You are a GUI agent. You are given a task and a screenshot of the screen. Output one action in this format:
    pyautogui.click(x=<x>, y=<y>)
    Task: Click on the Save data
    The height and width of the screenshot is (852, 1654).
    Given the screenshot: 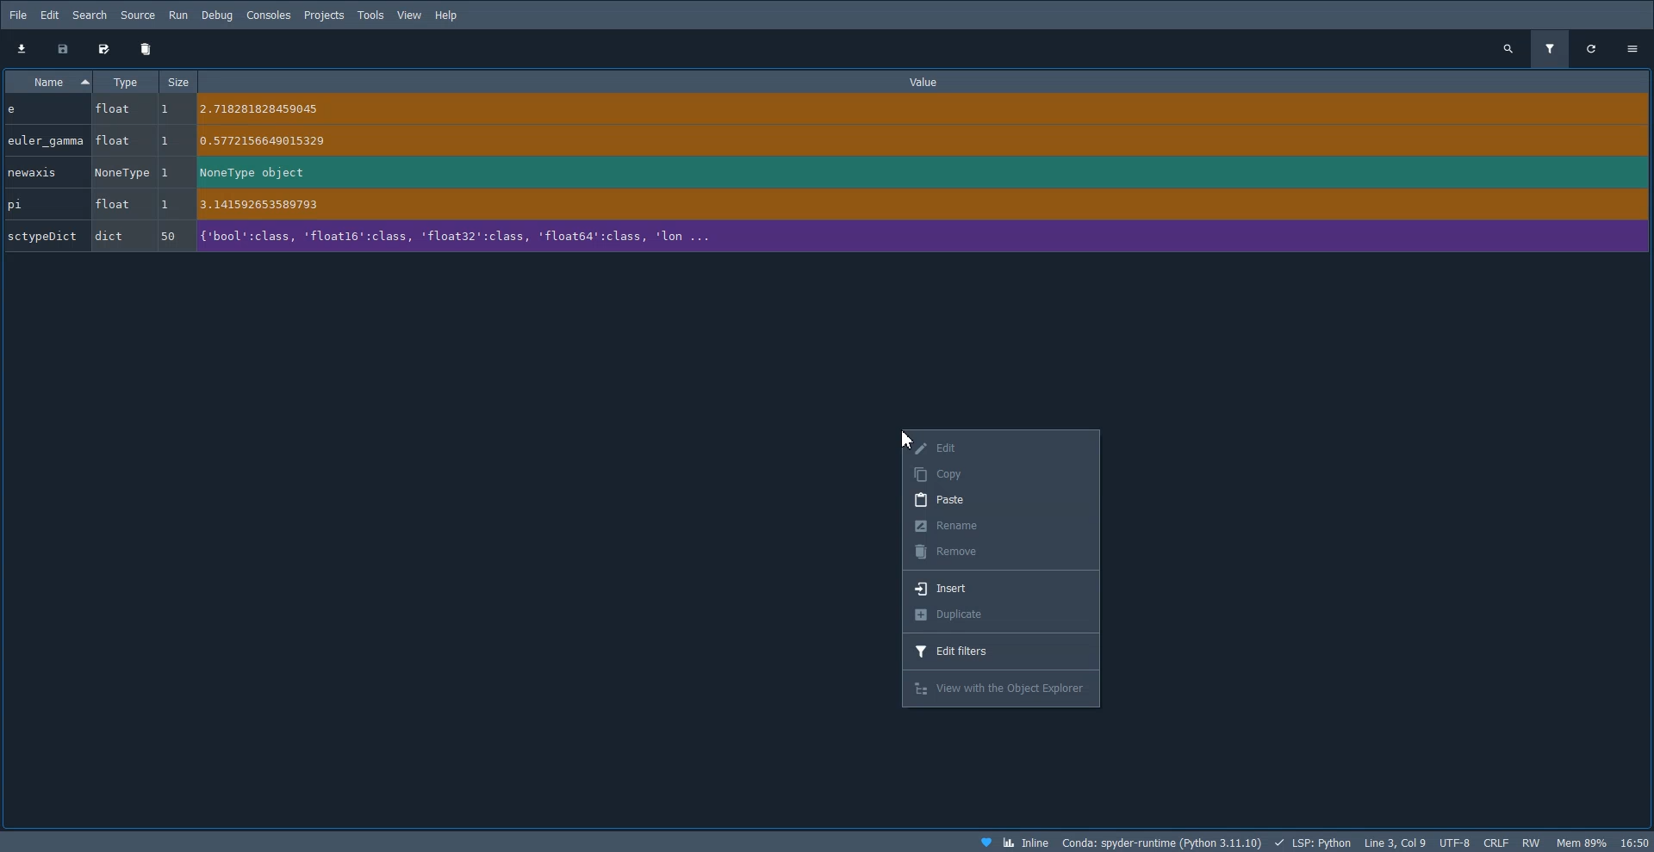 What is the action you would take?
    pyautogui.click(x=65, y=49)
    